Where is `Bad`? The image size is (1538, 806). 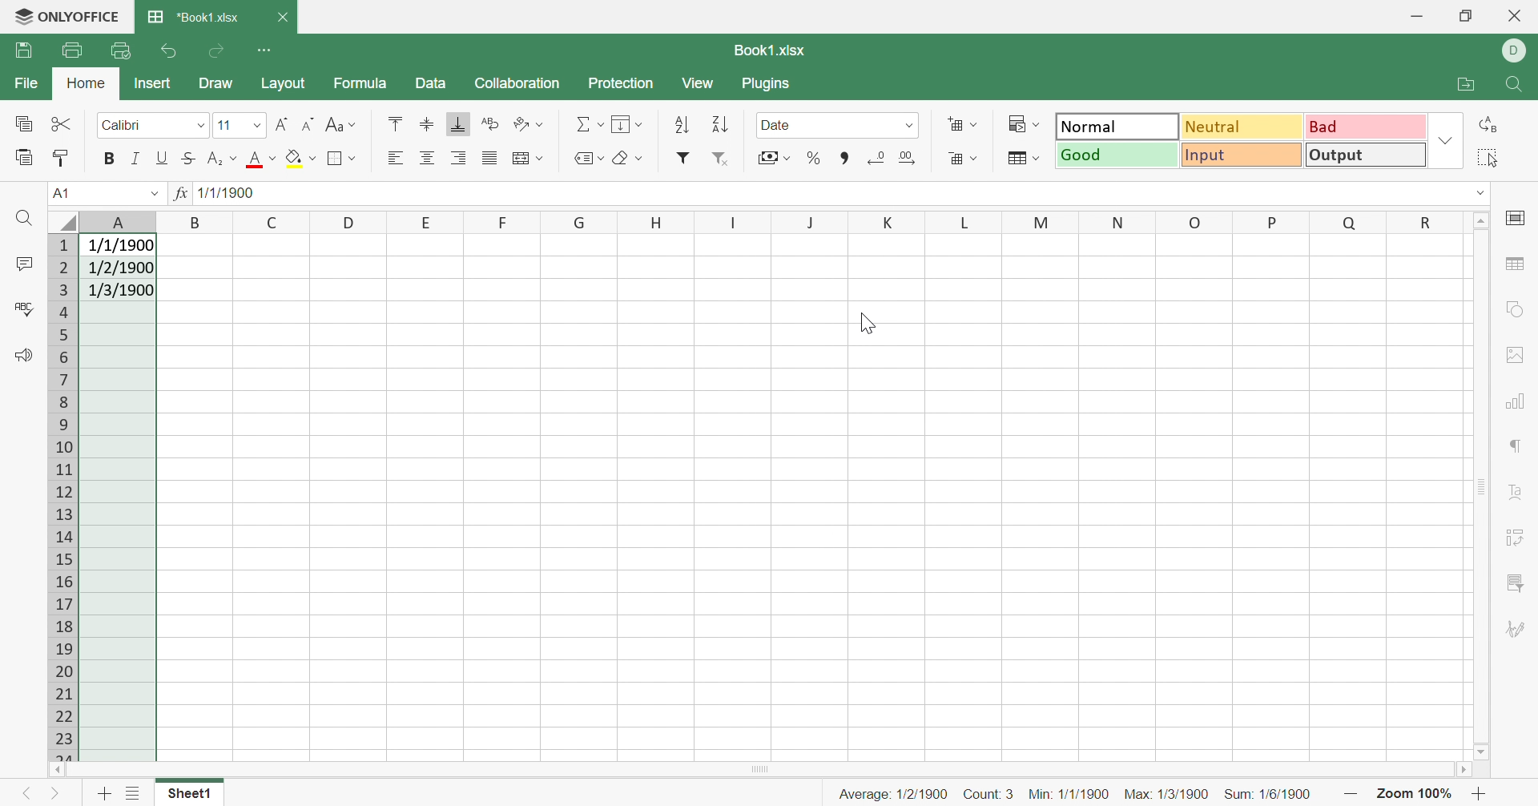 Bad is located at coordinates (1365, 126).